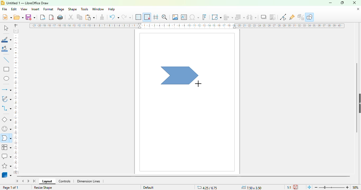 Image resolution: width=361 pixels, height=190 pixels. What do you see at coordinates (295, 187) in the screenshot?
I see `click to save the document` at bounding box center [295, 187].